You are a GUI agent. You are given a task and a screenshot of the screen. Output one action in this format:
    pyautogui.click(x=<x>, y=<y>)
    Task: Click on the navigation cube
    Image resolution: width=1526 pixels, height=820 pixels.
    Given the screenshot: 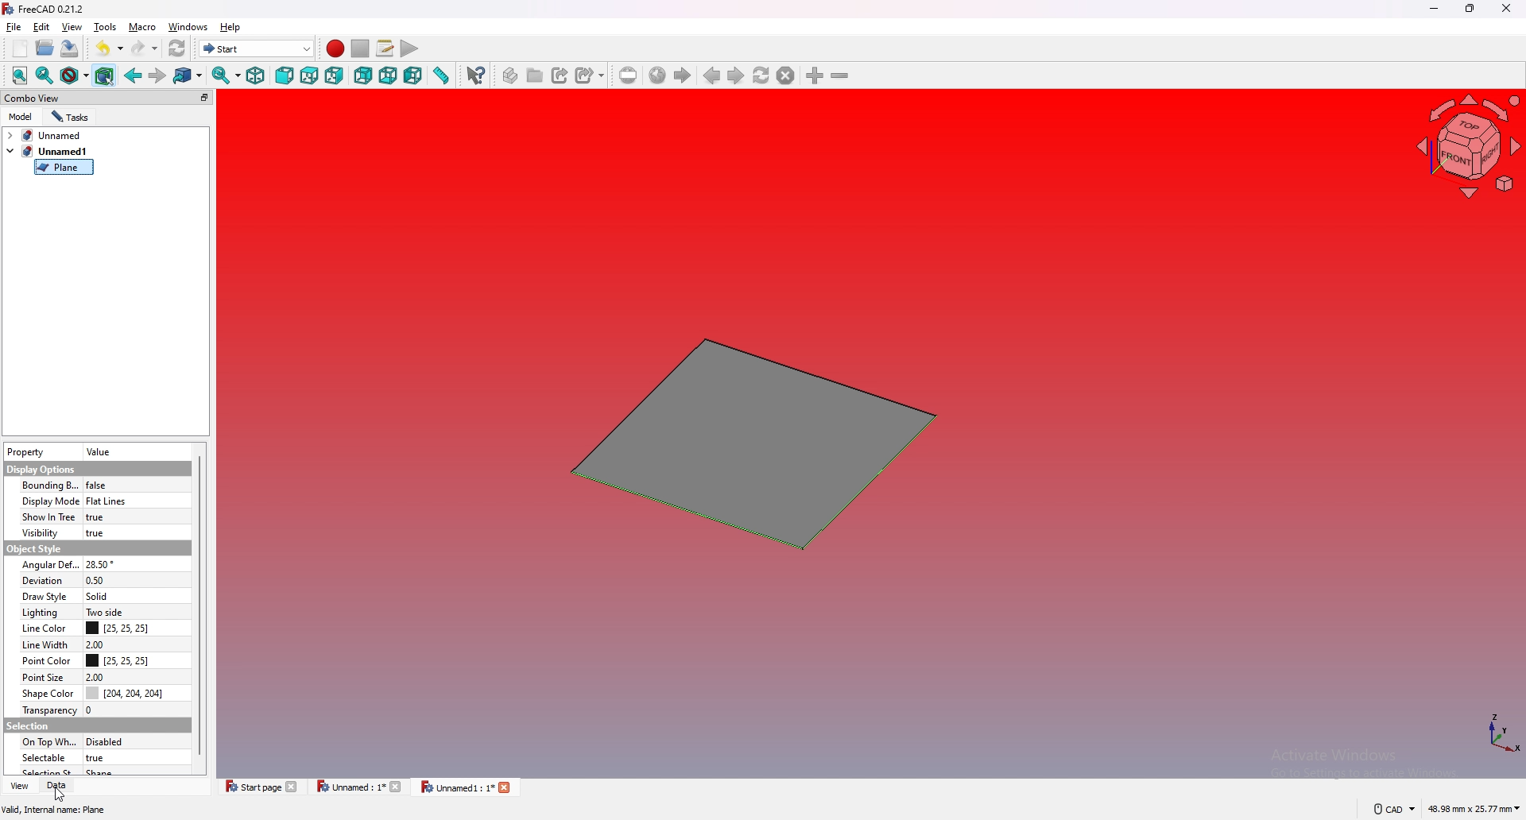 What is the action you would take?
    pyautogui.click(x=1466, y=147)
    